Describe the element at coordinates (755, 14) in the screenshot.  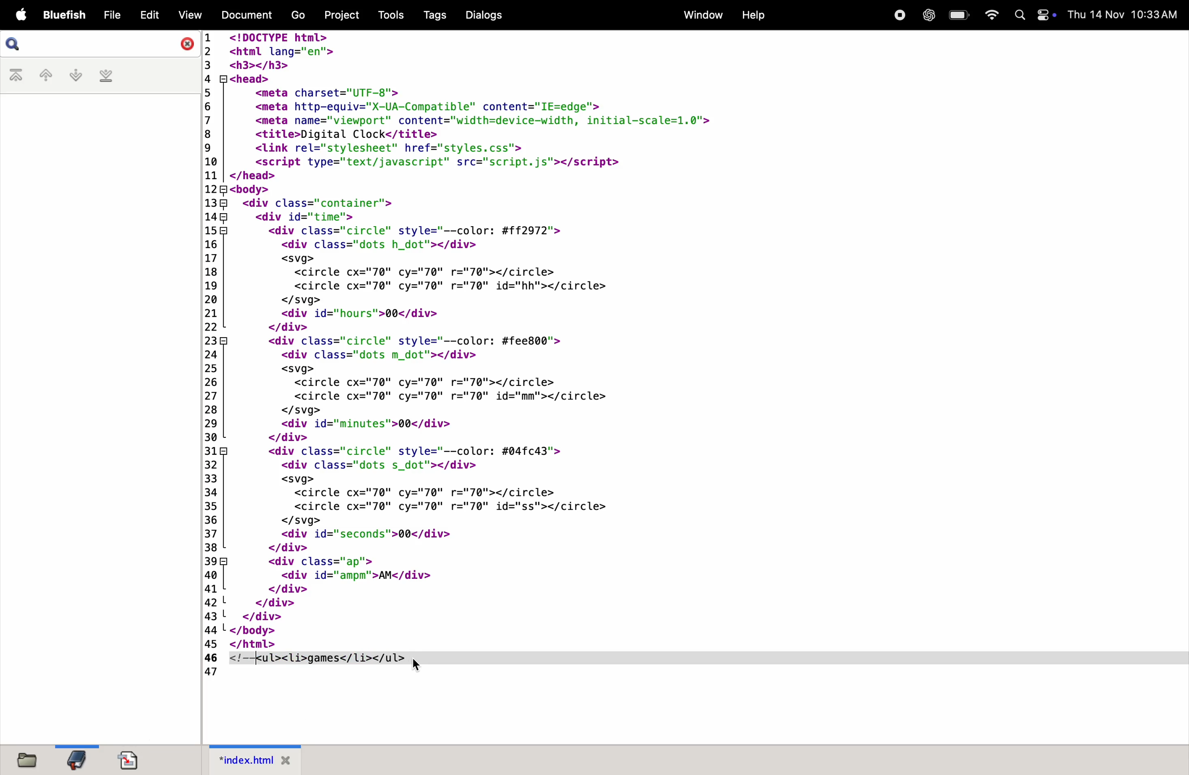
I see `help` at that location.